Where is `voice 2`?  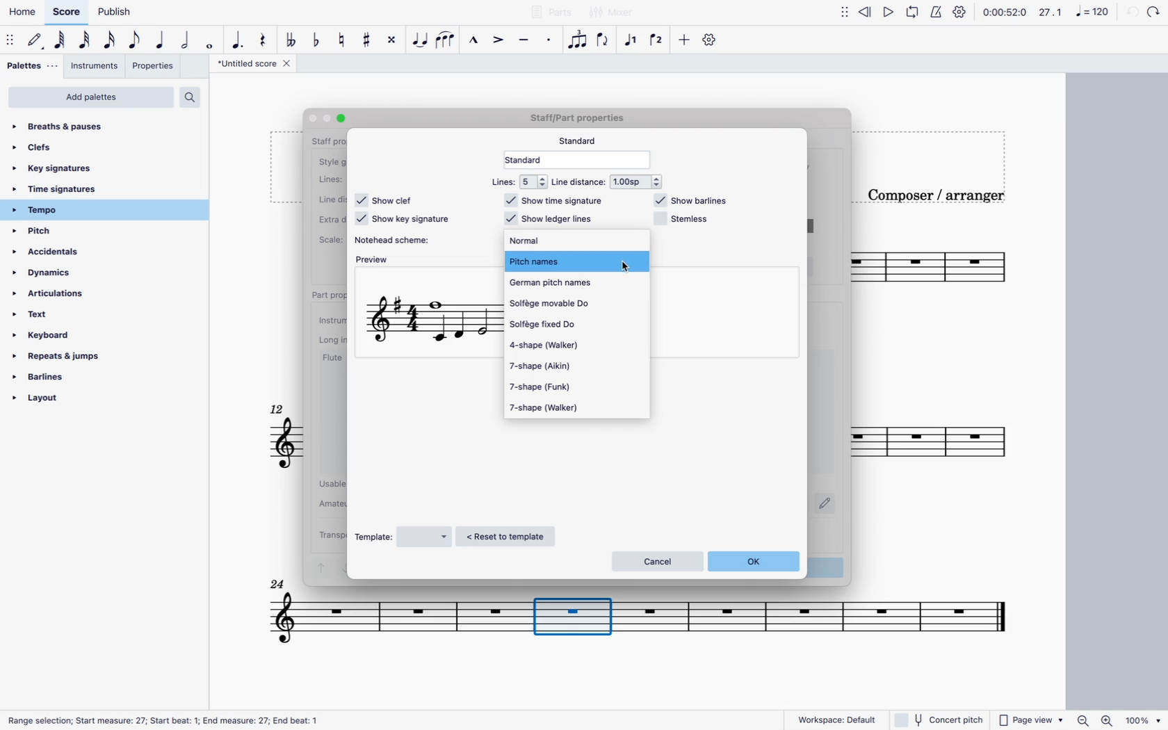
voice 2 is located at coordinates (658, 36).